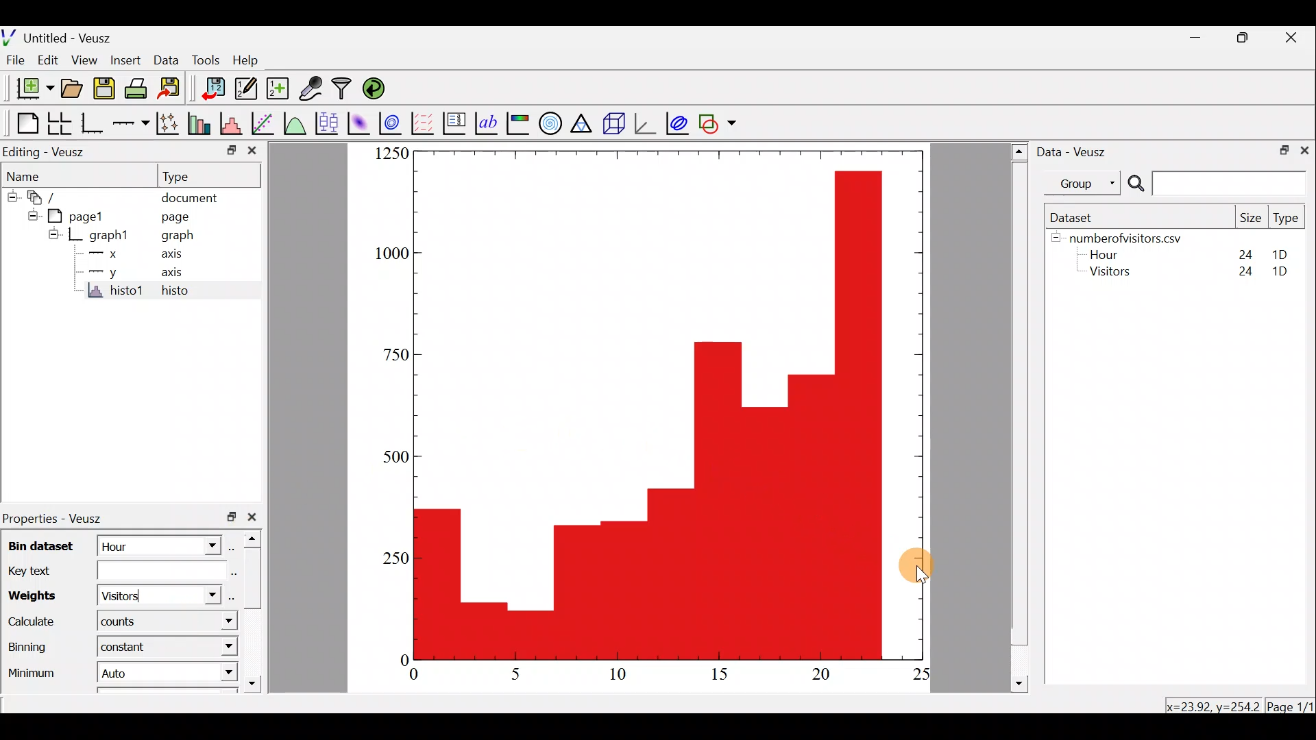  What do you see at coordinates (1210, 704) in the screenshot?
I see `x=23.92 v=254.2` at bounding box center [1210, 704].